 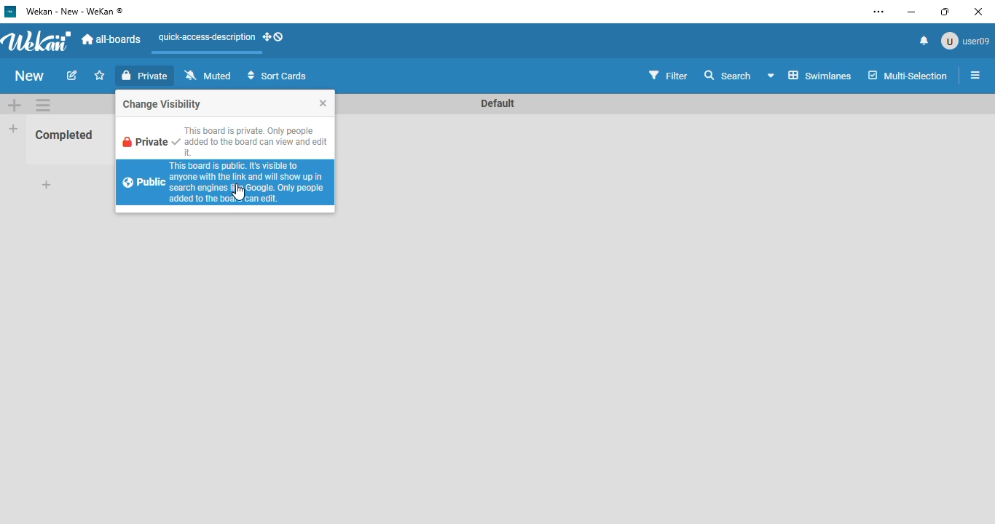 I want to click on add card to bottom of list, so click(x=47, y=186).